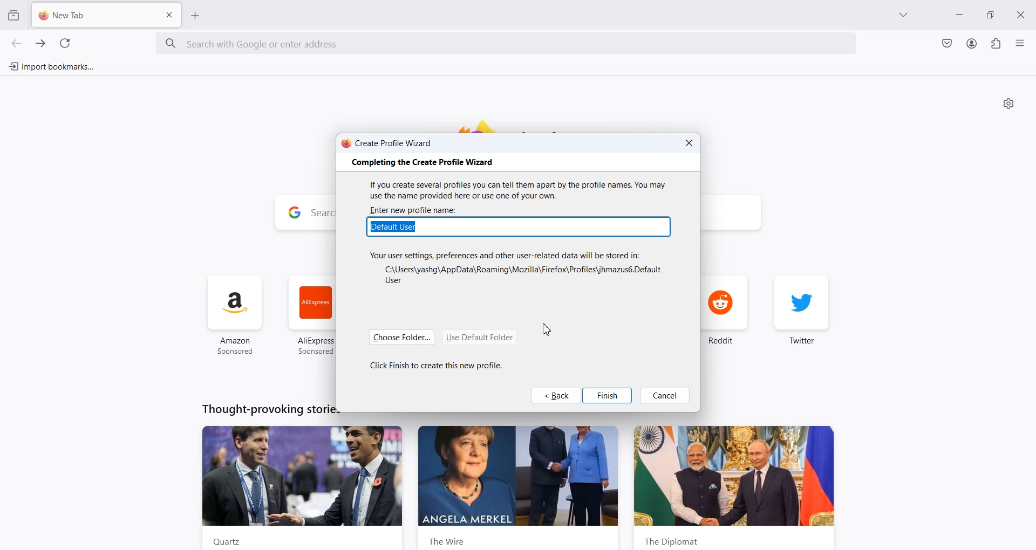 The image size is (1036, 550). What do you see at coordinates (90, 16) in the screenshot?
I see `New Tab` at bounding box center [90, 16].